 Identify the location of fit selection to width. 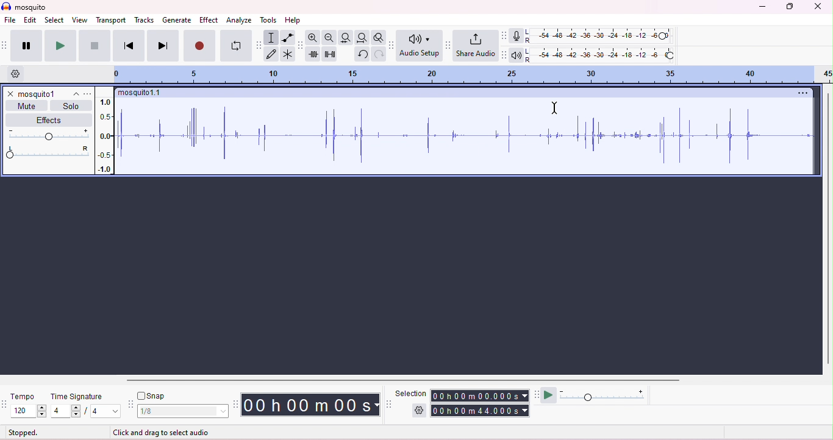
(345, 37).